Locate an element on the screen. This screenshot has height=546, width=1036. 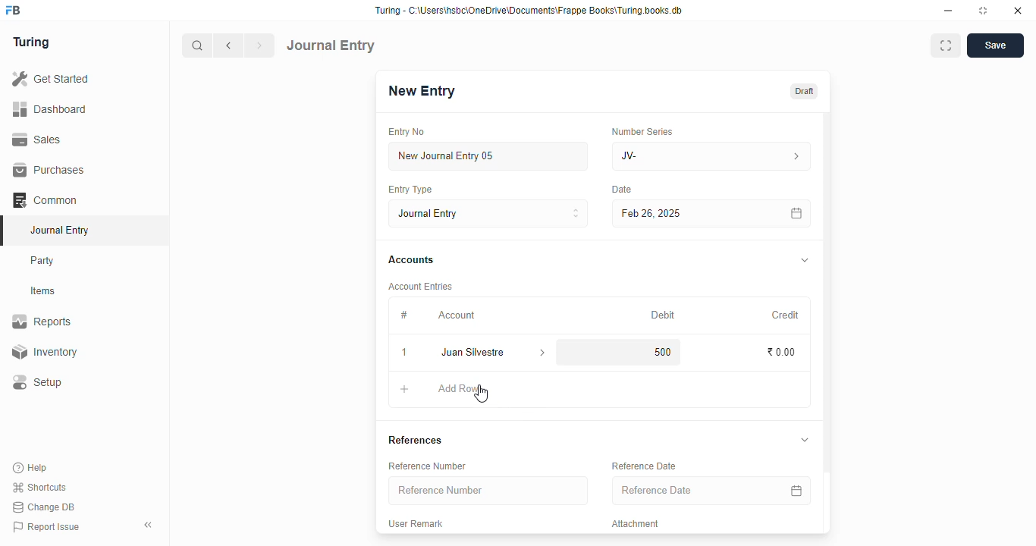
shortcuts is located at coordinates (39, 488).